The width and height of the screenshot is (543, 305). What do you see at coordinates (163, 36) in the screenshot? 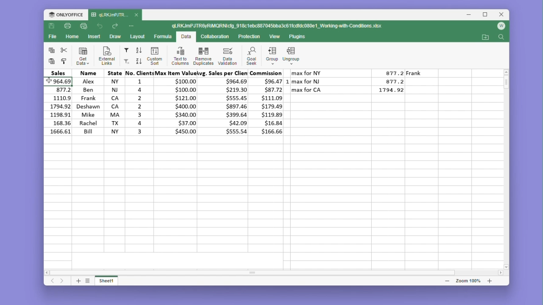
I see `Formula` at bounding box center [163, 36].